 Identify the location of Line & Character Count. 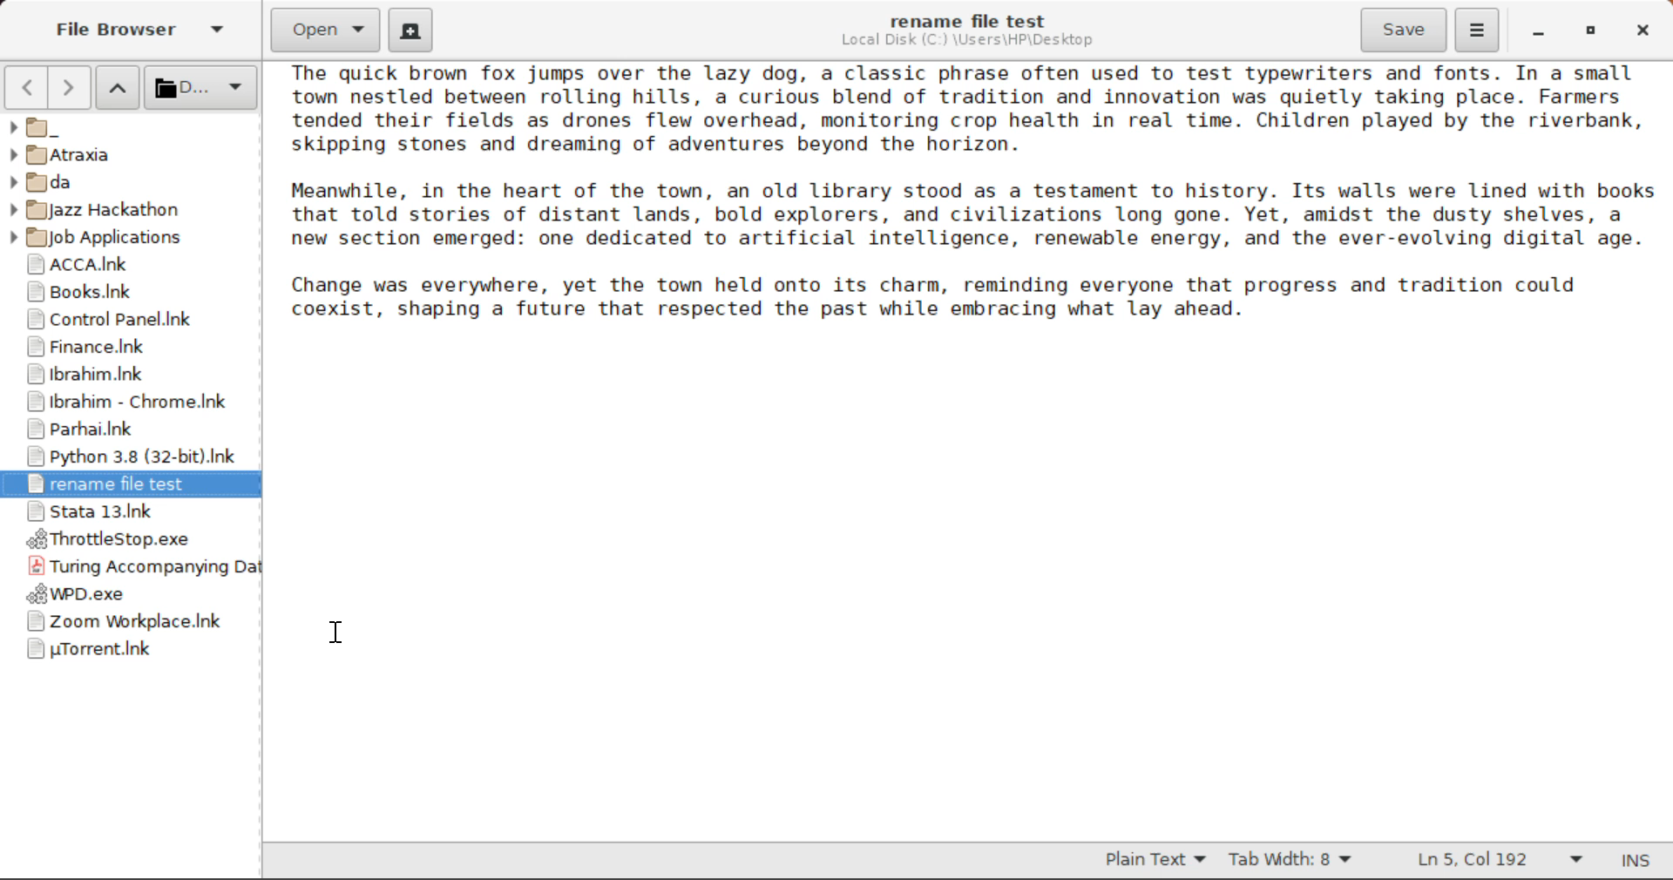
(1497, 862).